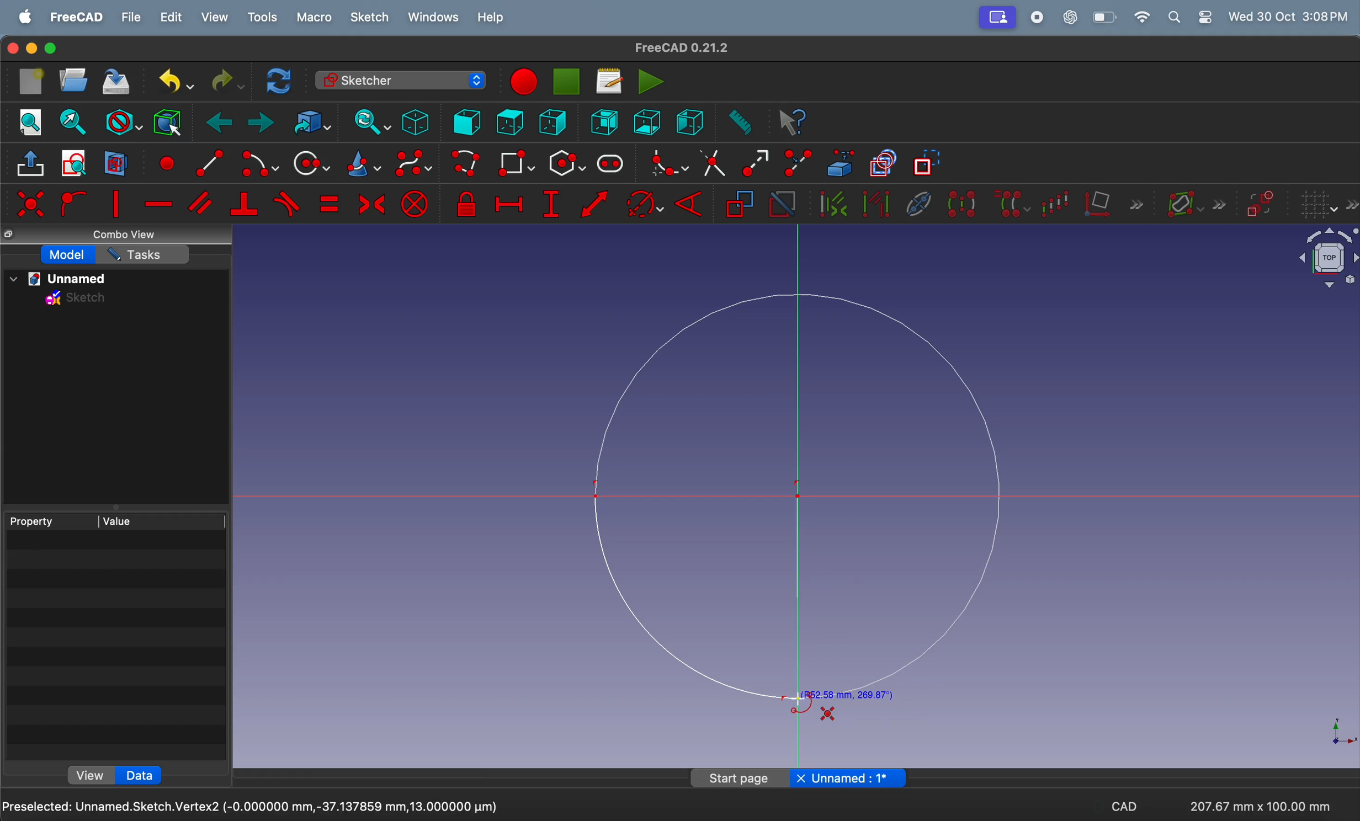 Image resolution: width=1360 pixels, height=821 pixels. I want to click on stop marco, so click(522, 82).